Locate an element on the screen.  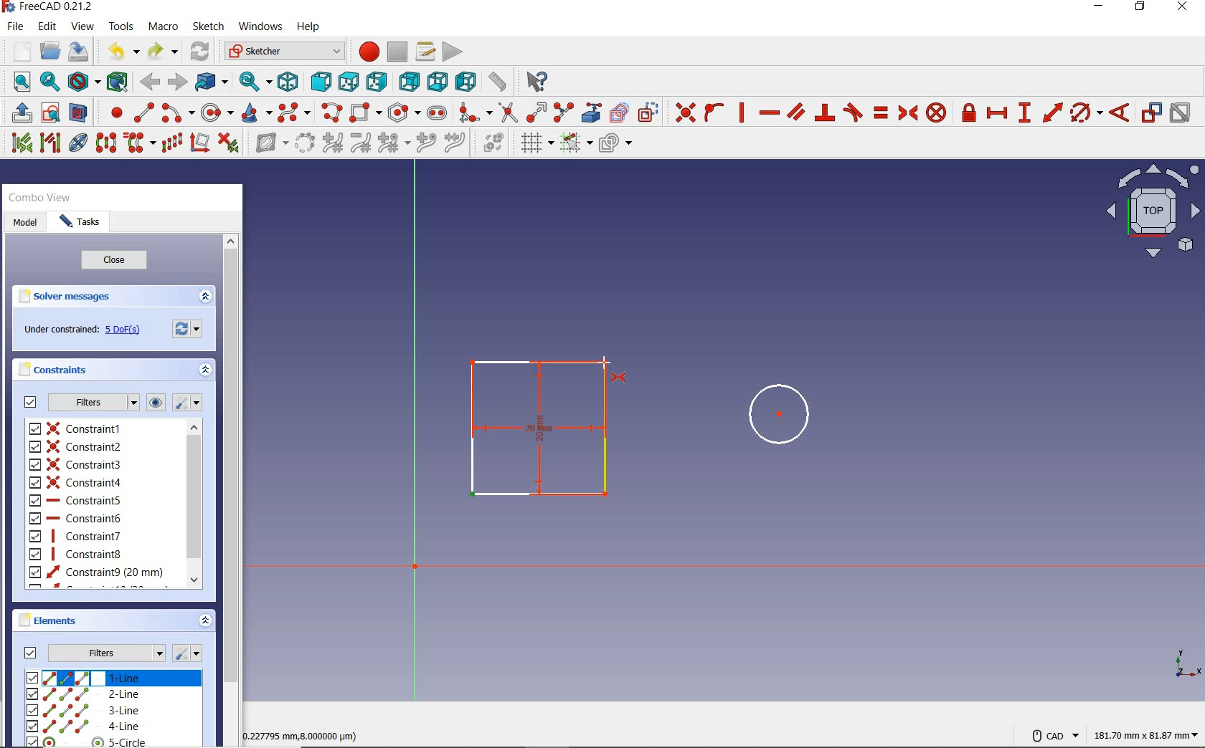
5-CIRCLE is located at coordinates (87, 742).